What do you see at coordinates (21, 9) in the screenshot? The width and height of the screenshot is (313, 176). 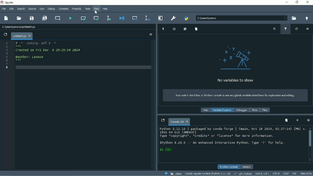 I see `Search` at bounding box center [21, 9].